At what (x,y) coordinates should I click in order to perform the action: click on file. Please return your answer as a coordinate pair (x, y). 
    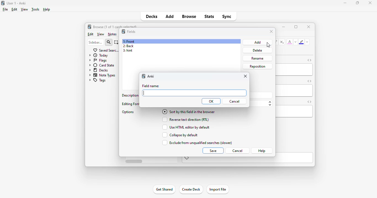
    Looking at the image, I should click on (5, 9).